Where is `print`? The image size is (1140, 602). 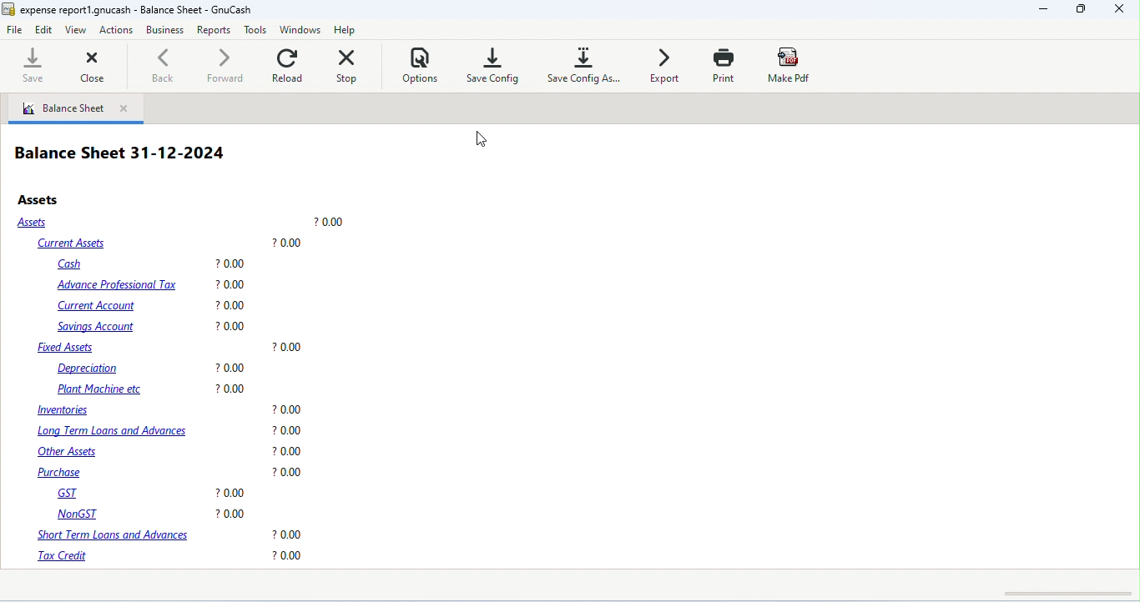 print is located at coordinates (724, 65).